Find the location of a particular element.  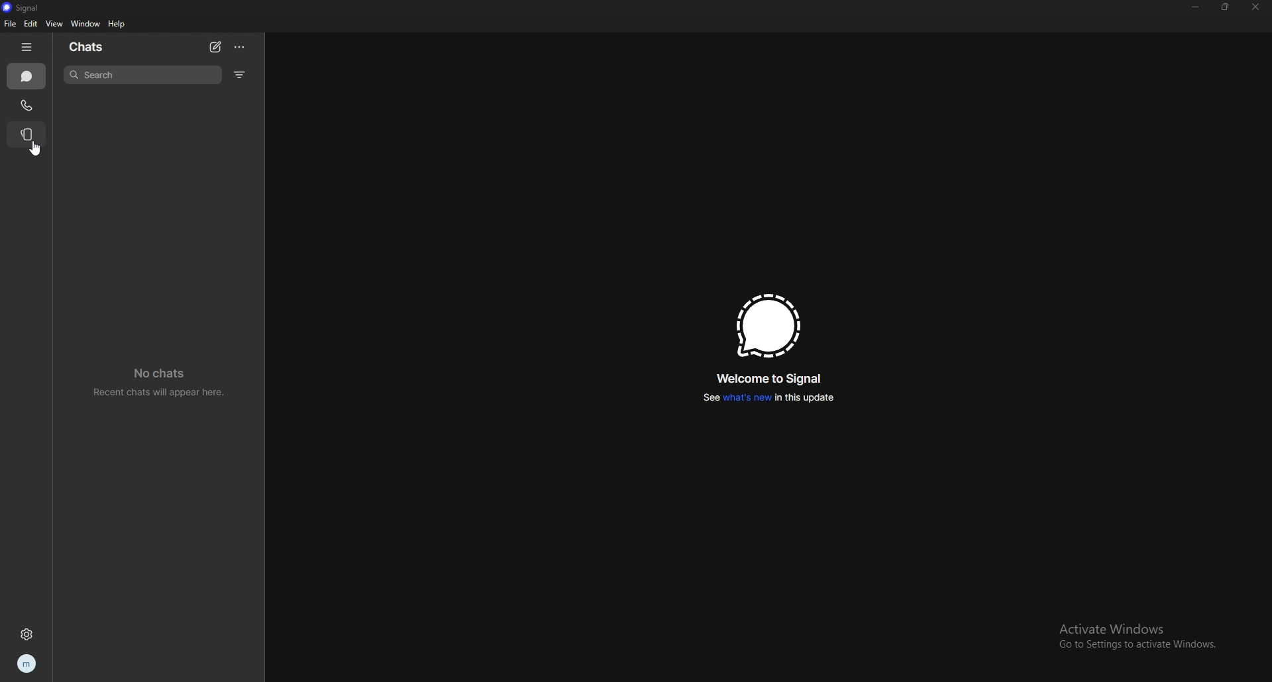

welcome to signal is located at coordinates (768, 377).